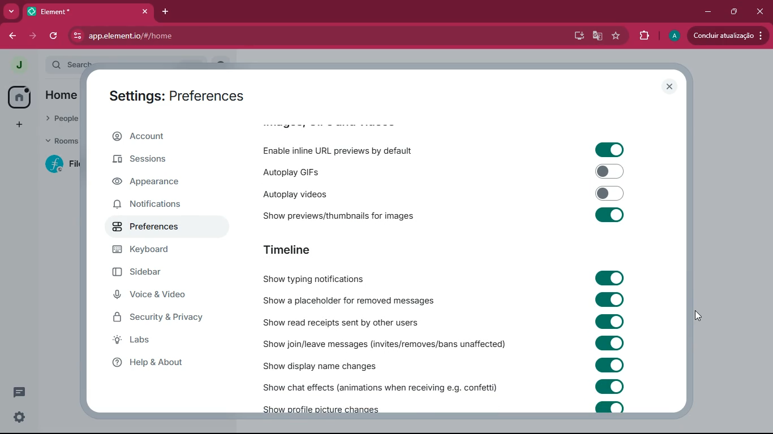  Describe the element at coordinates (609, 171) in the screenshot. I see `toggle on/off` at that location.